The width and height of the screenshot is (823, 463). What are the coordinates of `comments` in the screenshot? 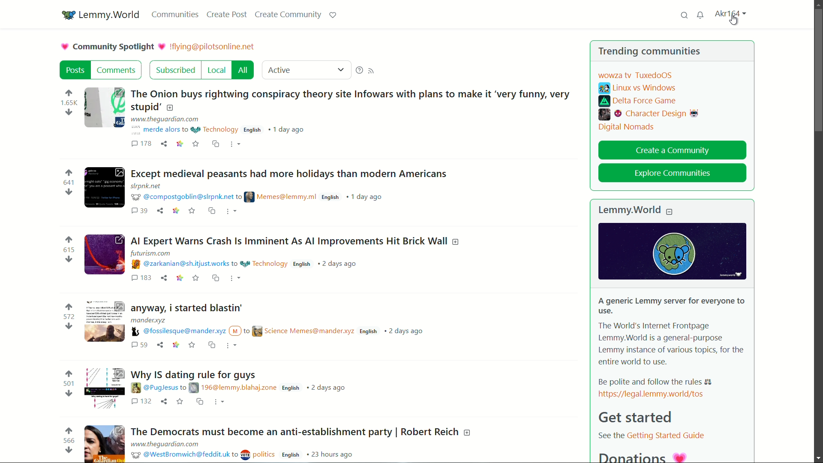 It's located at (141, 277).